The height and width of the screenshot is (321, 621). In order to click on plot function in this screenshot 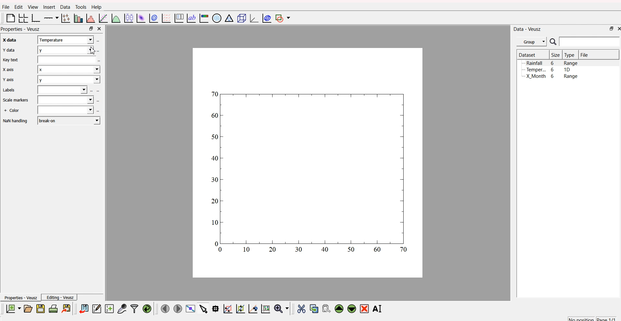, I will do `click(116, 18)`.